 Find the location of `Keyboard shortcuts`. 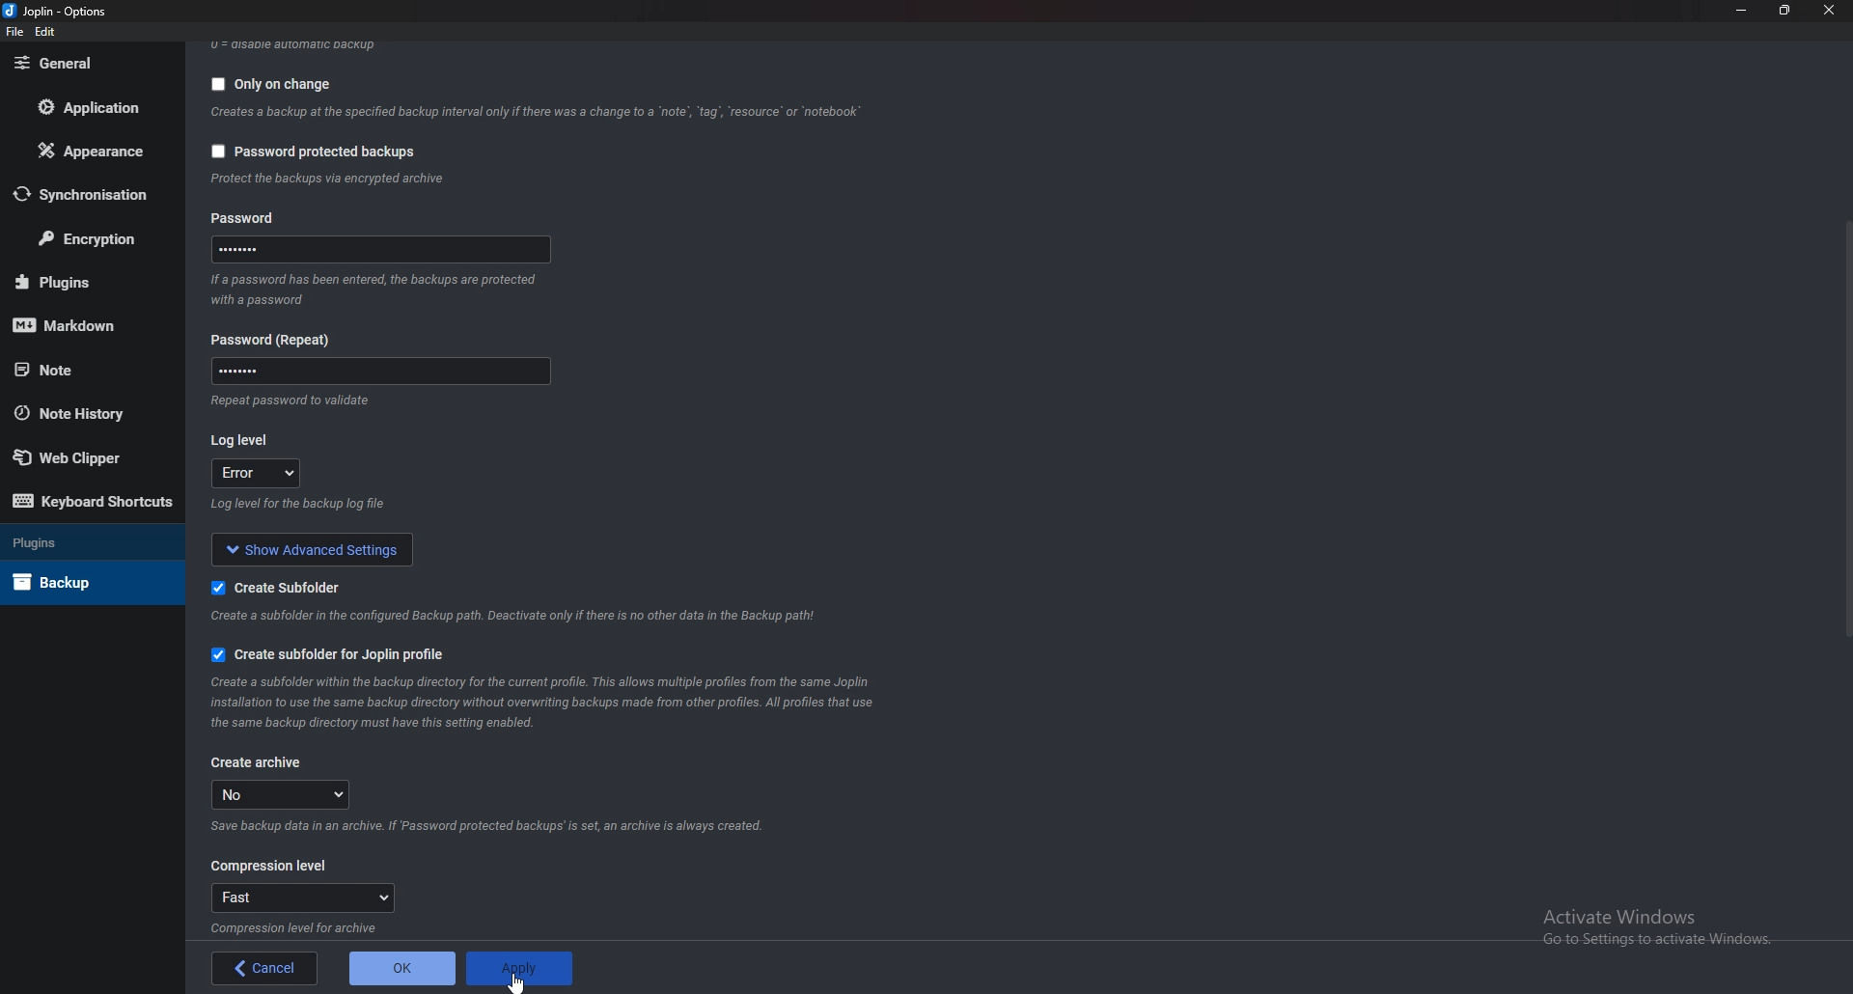

Keyboard shortcuts is located at coordinates (88, 502).